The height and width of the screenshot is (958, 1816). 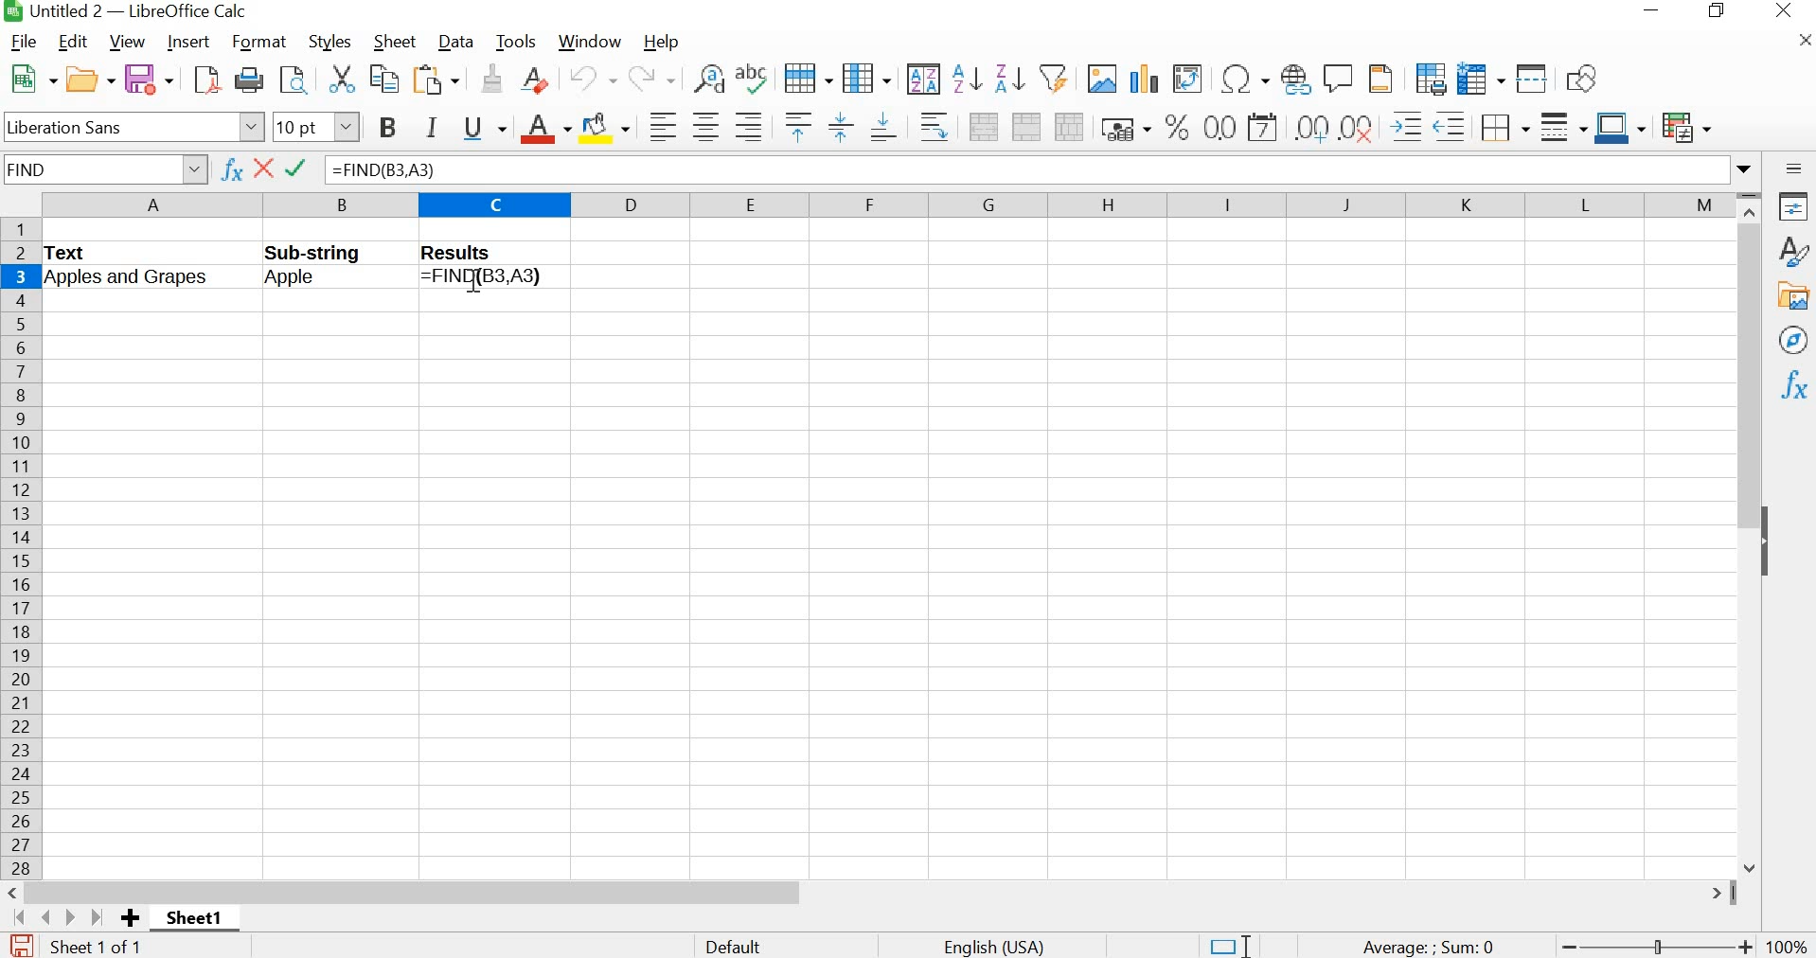 What do you see at coordinates (838, 127) in the screenshot?
I see `center vertically` at bounding box center [838, 127].